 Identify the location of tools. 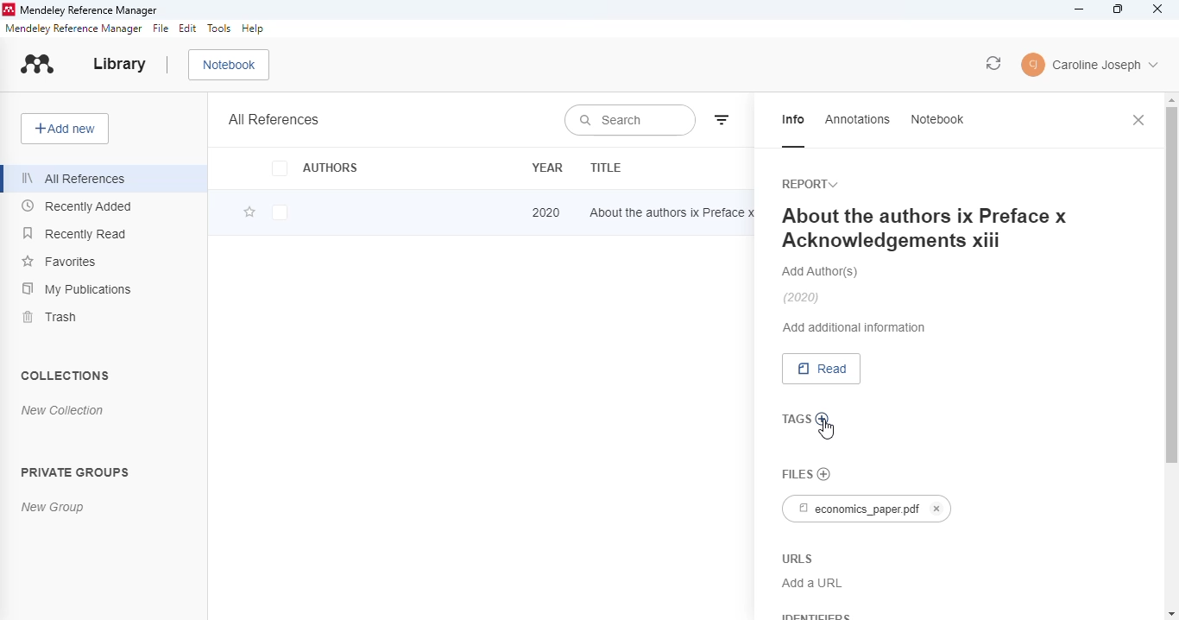
(219, 28).